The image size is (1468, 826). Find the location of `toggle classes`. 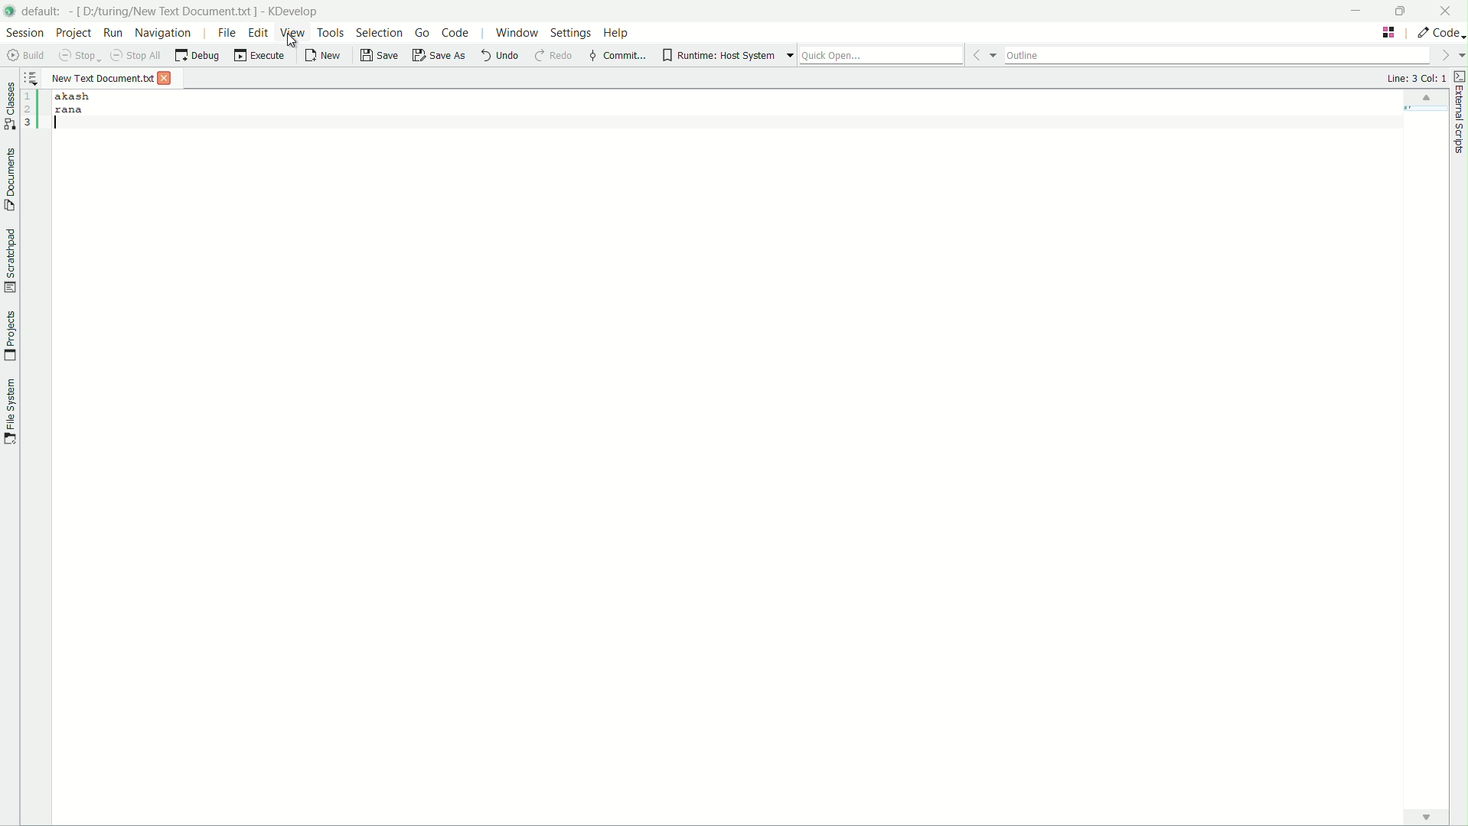

toggle classes is located at coordinates (9, 102).